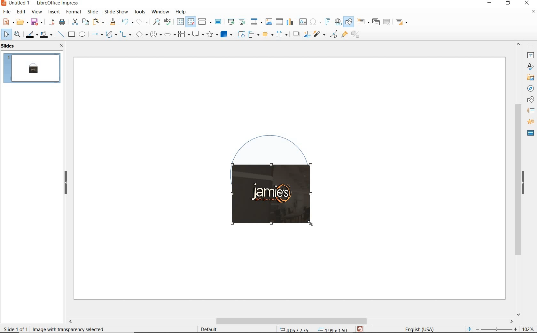 Image resolution: width=537 pixels, height=333 pixels. I want to click on toggle extrusion, so click(357, 35).